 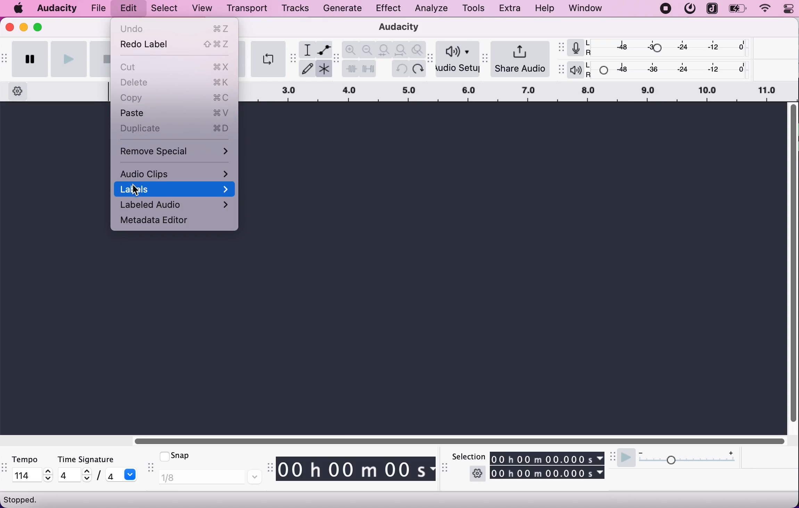 What do you see at coordinates (176, 83) in the screenshot?
I see `delete` at bounding box center [176, 83].